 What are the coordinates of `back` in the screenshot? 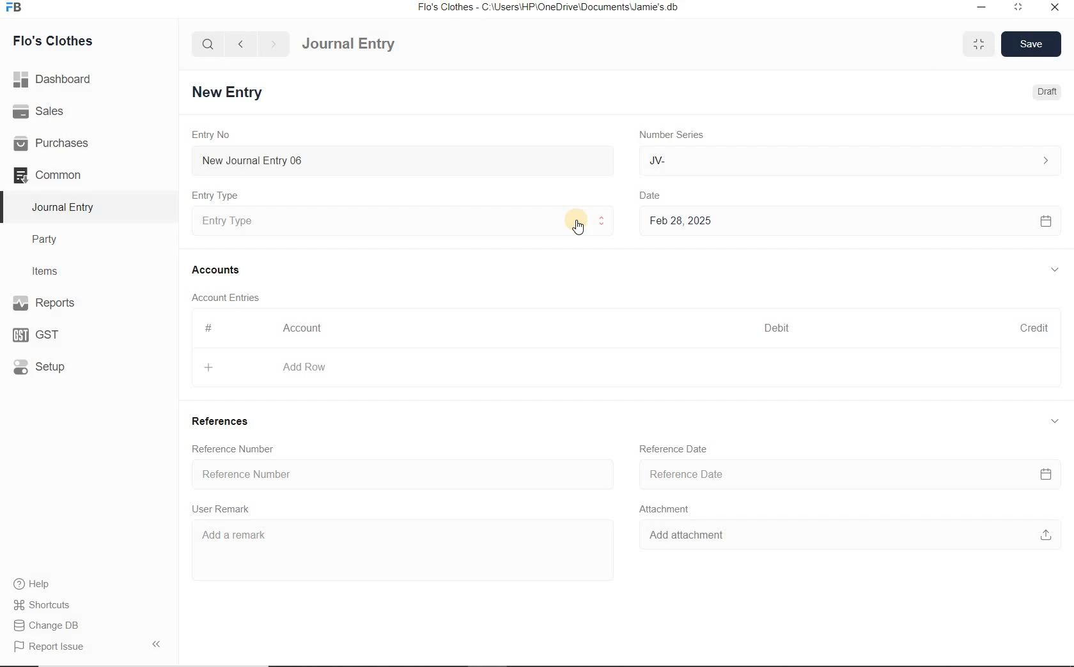 It's located at (240, 43).